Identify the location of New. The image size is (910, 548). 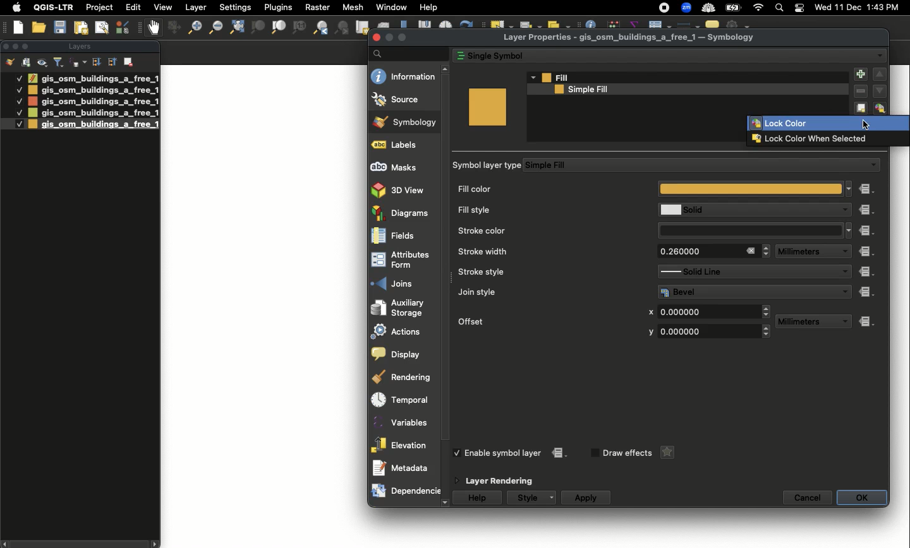
(19, 27).